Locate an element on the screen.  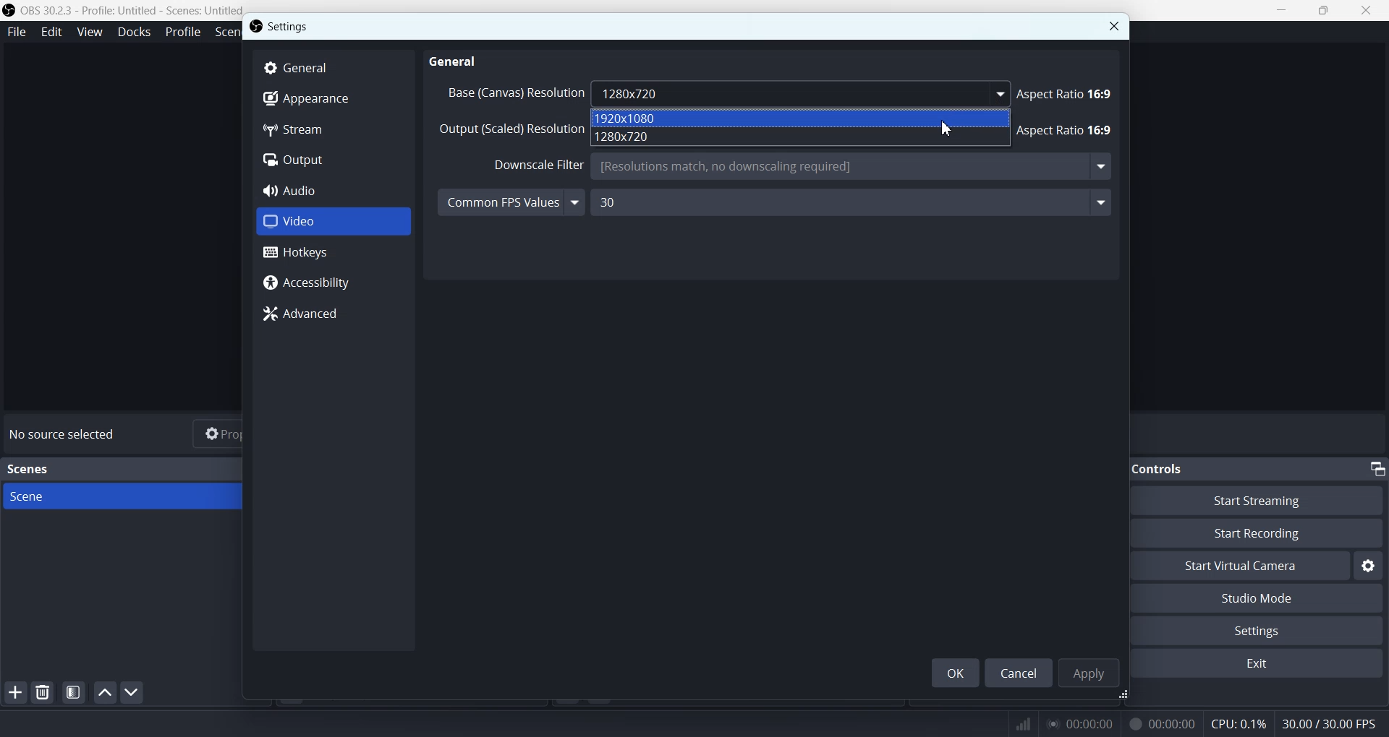
30  is located at coordinates (856, 202).